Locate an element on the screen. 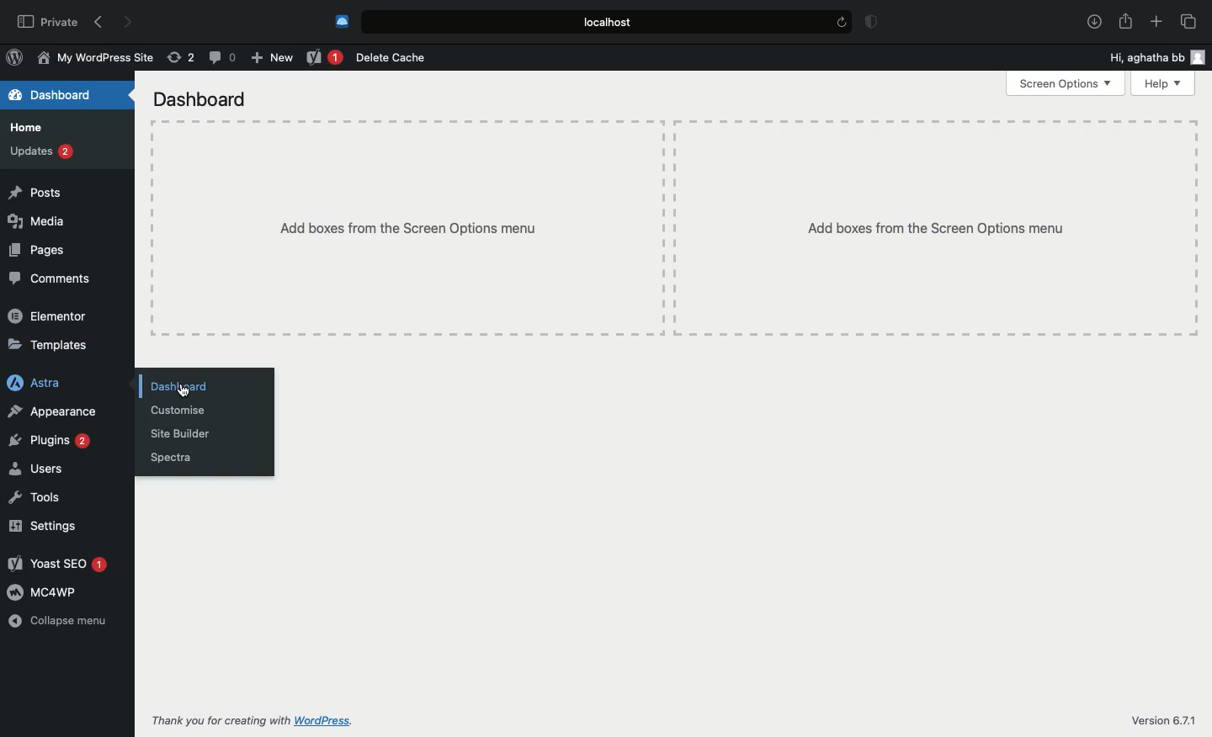 This screenshot has height=737, width=1212. Elementor is located at coordinates (54, 316).